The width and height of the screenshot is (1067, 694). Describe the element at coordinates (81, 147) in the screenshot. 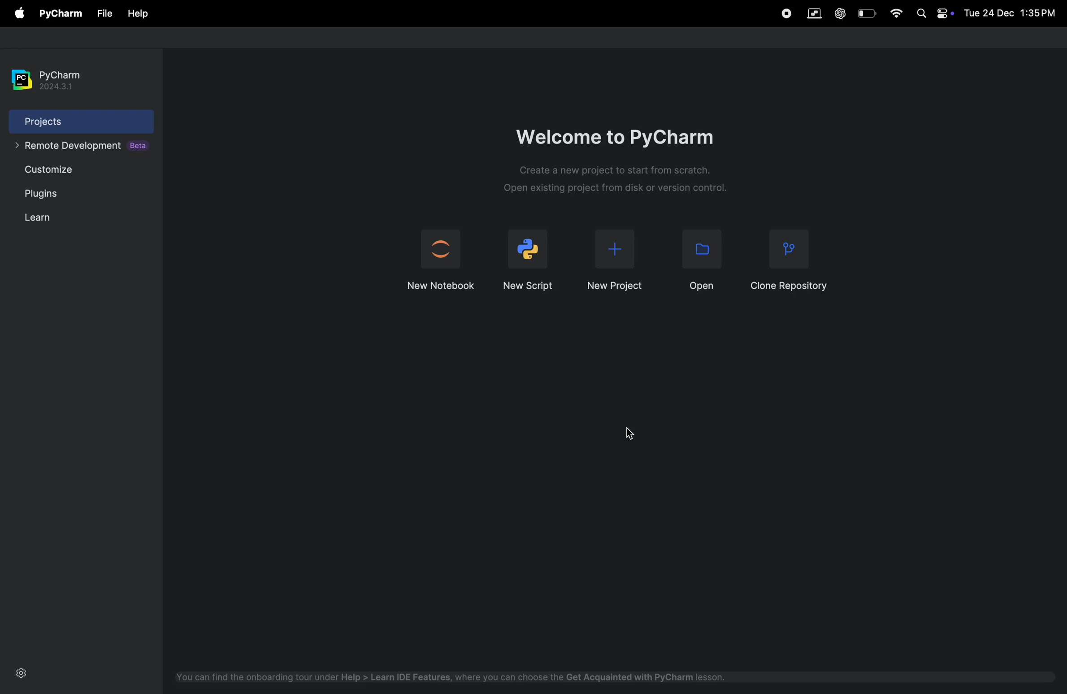

I see `remote developement` at that location.